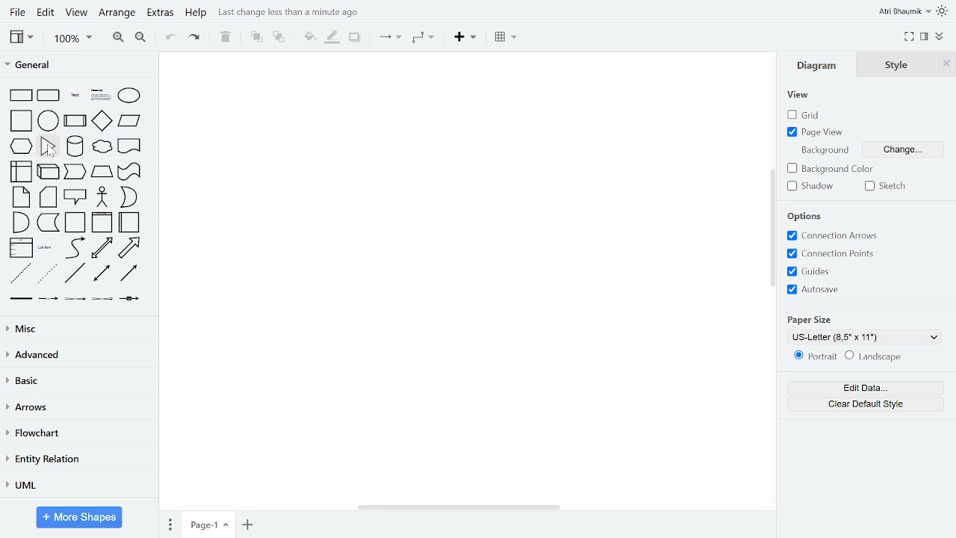  Describe the element at coordinates (75, 275) in the screenshot. I see `line` at that location.